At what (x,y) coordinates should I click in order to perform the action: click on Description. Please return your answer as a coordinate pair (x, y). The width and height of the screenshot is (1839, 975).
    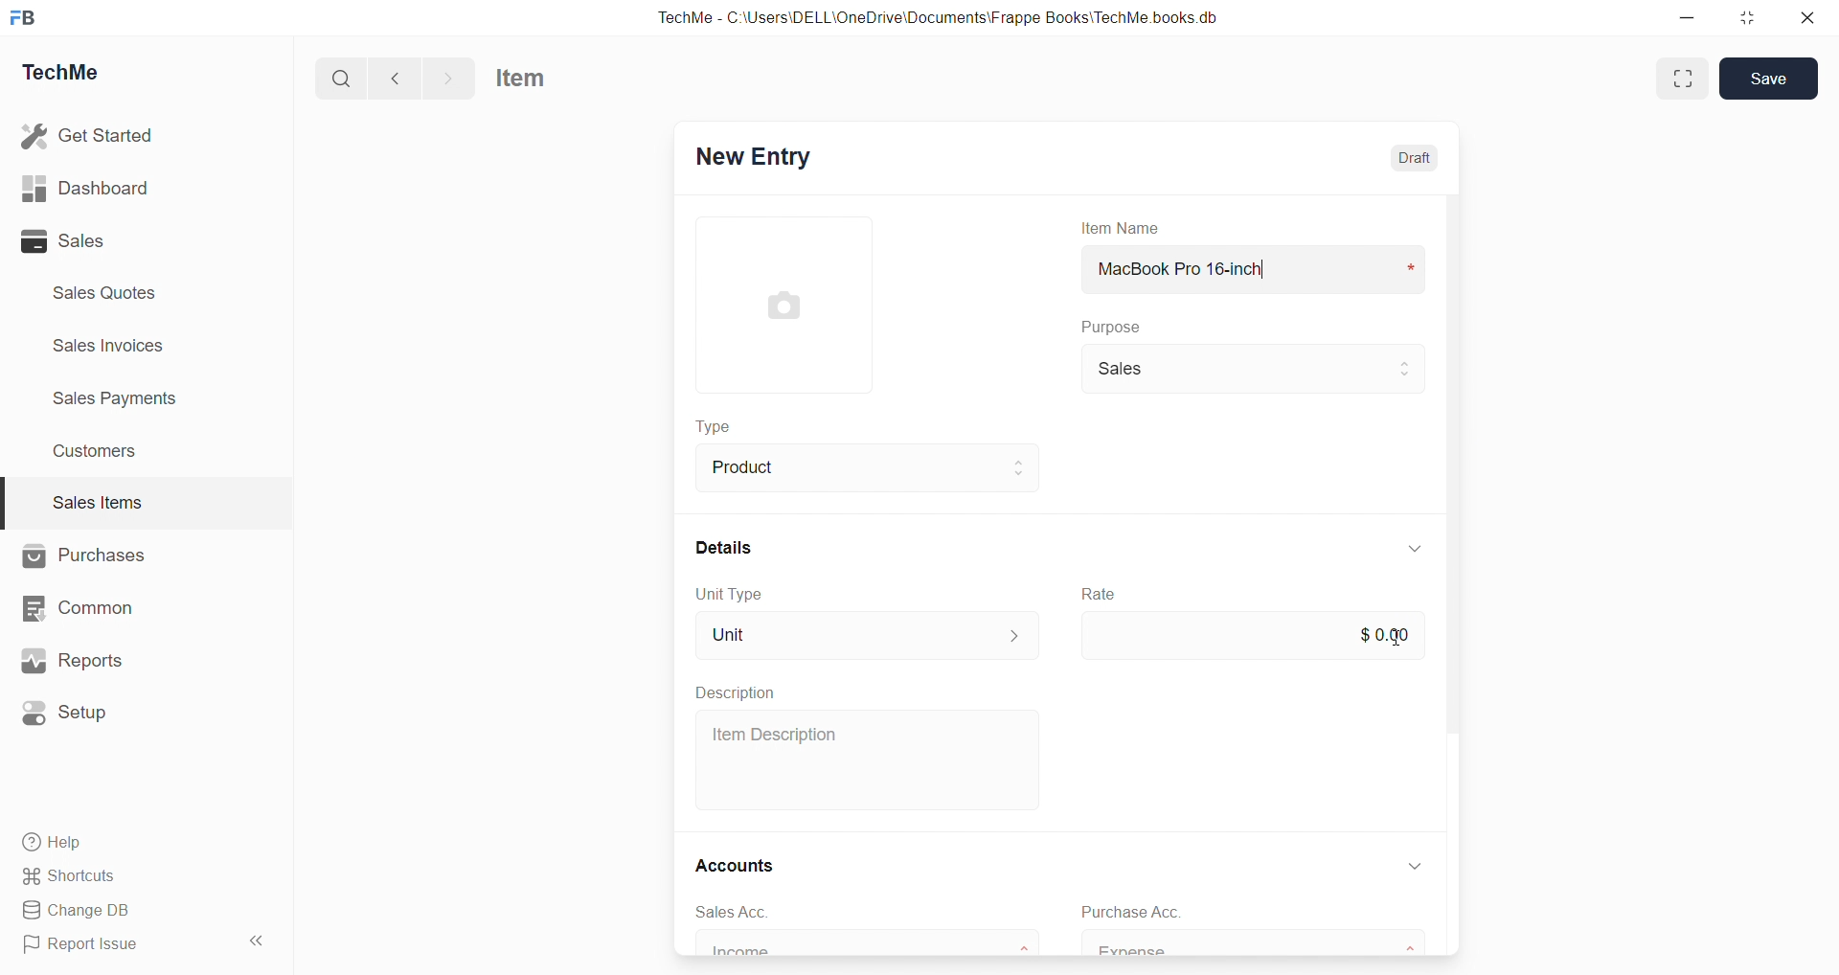
    Looking at the image, I should click on (739, 692).